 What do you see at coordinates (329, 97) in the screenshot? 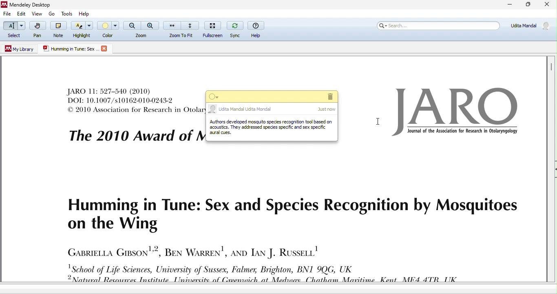
I see `delete` at bounding box center [329, 97].